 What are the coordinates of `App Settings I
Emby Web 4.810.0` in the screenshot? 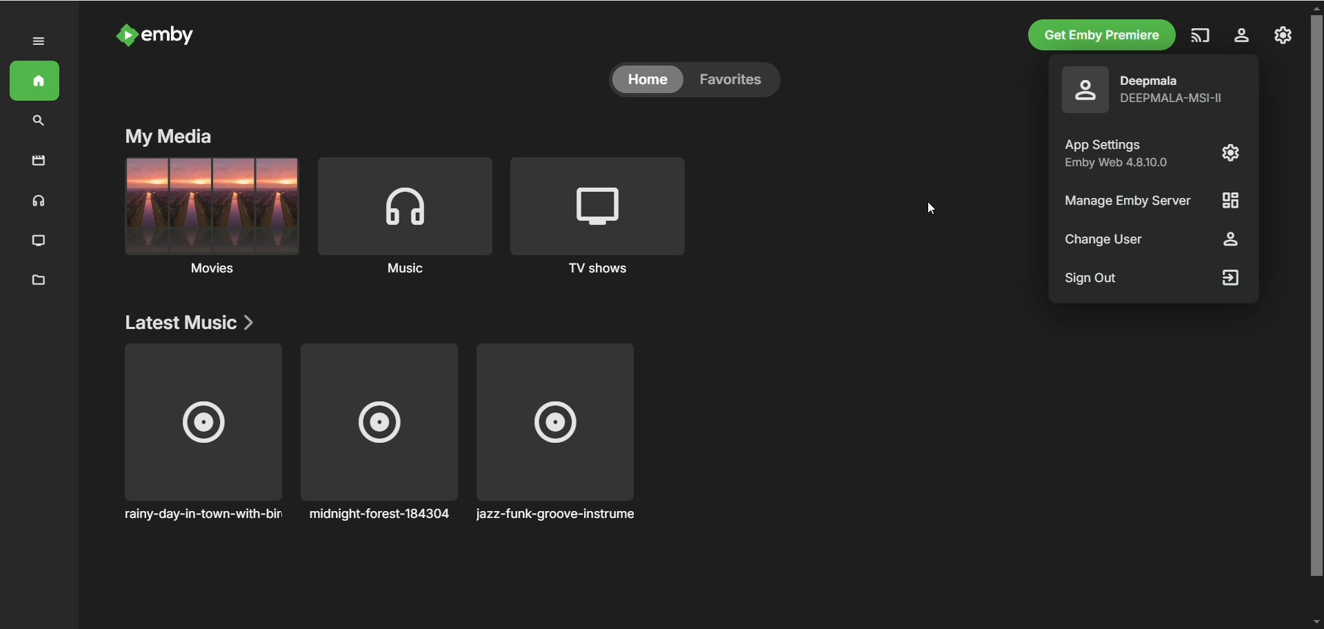 It's located at (1125, 155).